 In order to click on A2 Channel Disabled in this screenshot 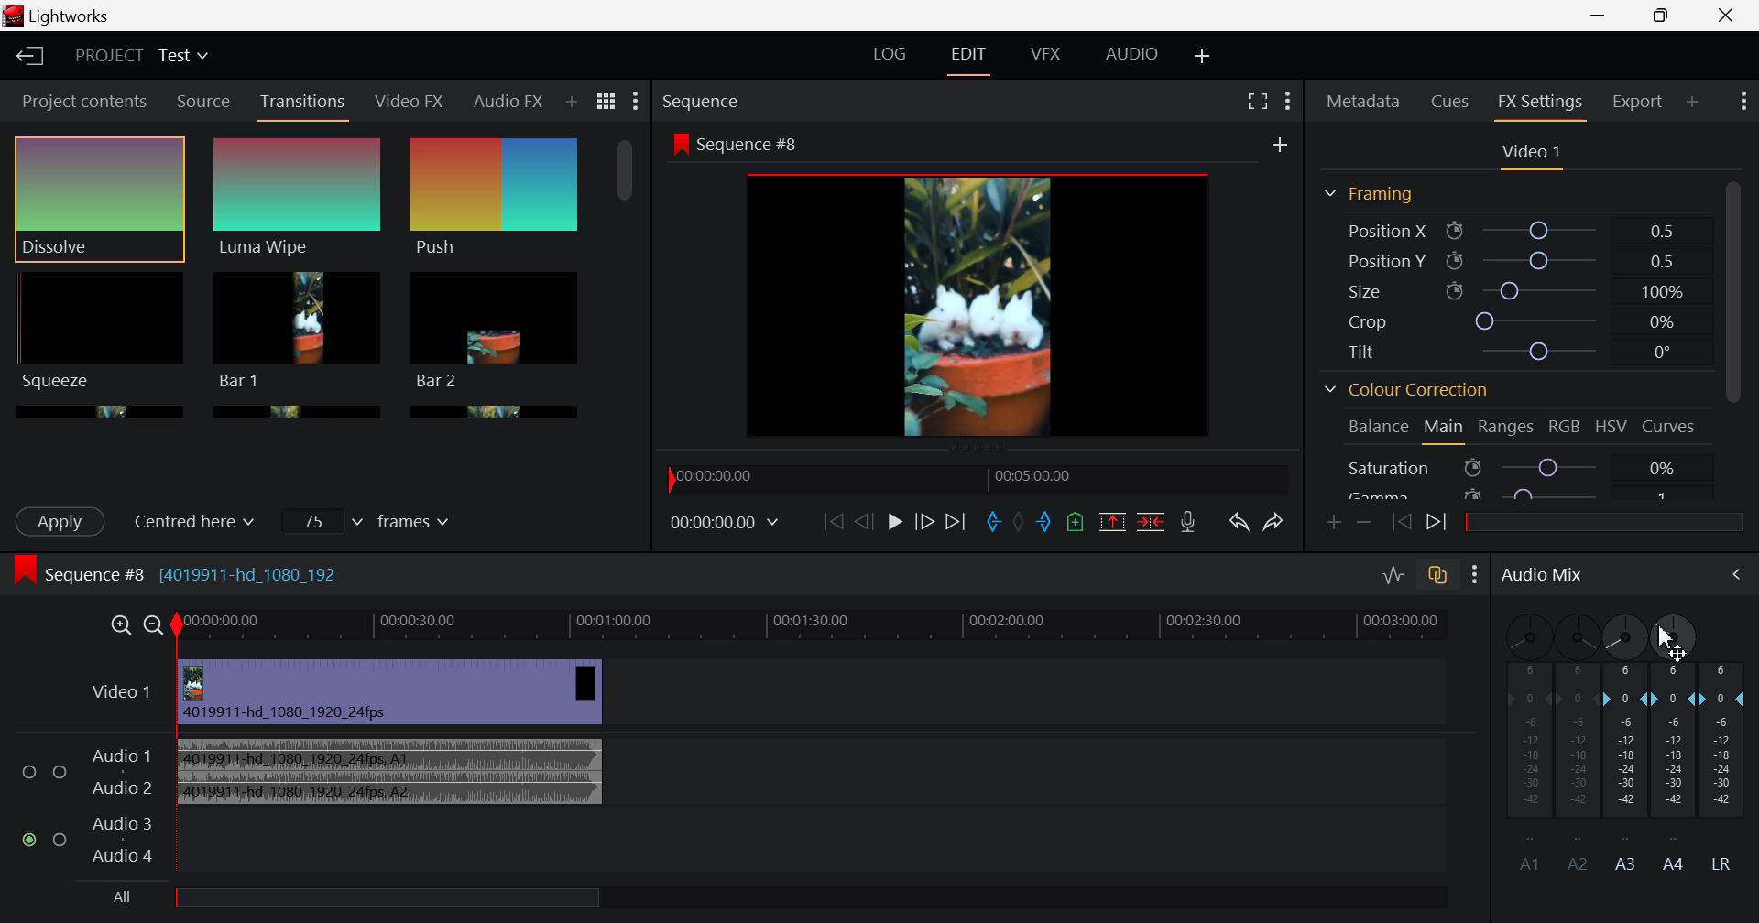, I will do `click(1577, 741)`.